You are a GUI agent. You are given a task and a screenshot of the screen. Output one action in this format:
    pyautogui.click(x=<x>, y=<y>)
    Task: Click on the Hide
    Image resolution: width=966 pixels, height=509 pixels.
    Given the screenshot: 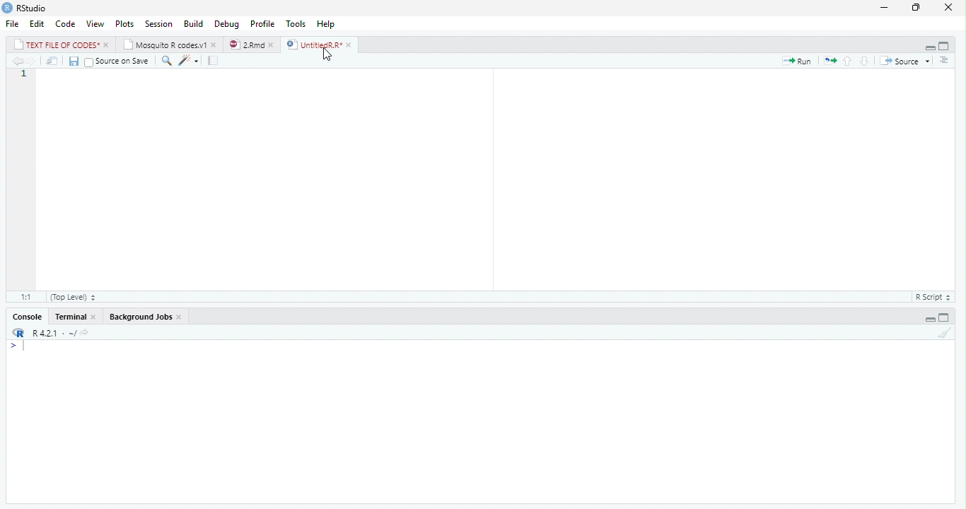 What is the action you would take?
    pyautogui.click(x=929, y=317)
    